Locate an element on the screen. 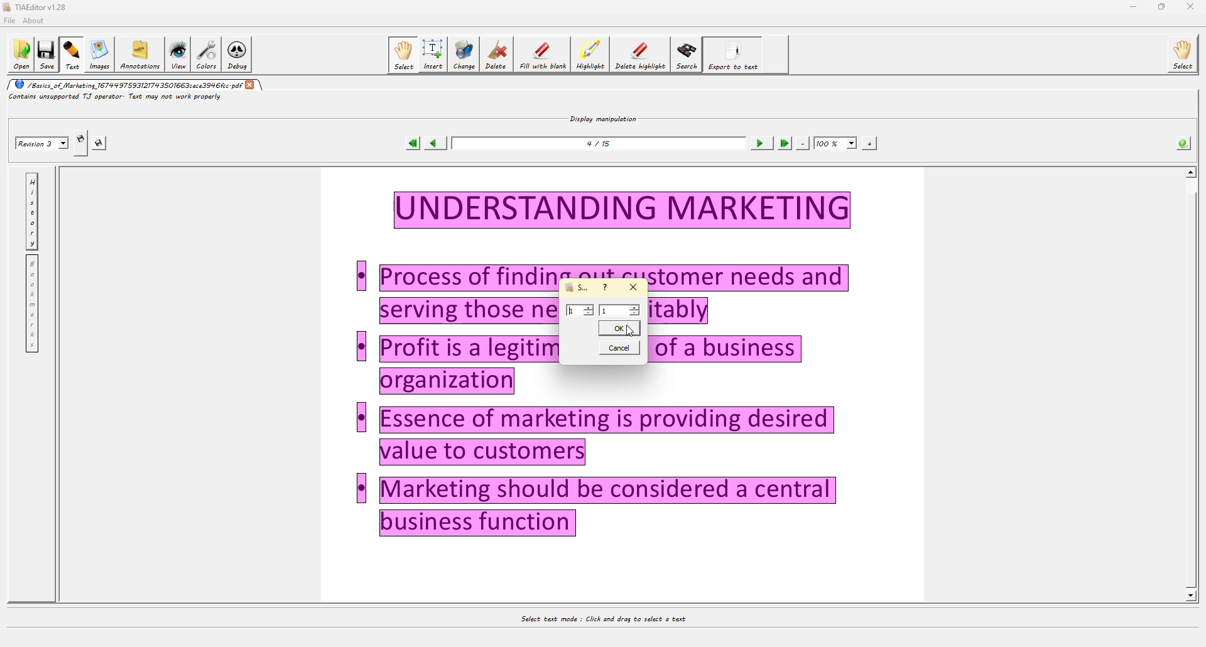 The width and height of the screenshot is (1206, 647). value is located at coordinates (619, 312).